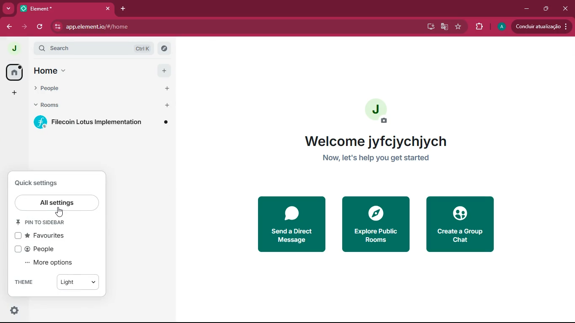 This screenshot has width=575, height=323. What do you see at coordinates (526, 9) in the screenshot?
I see `minimize` at bounding box center [526, 9].